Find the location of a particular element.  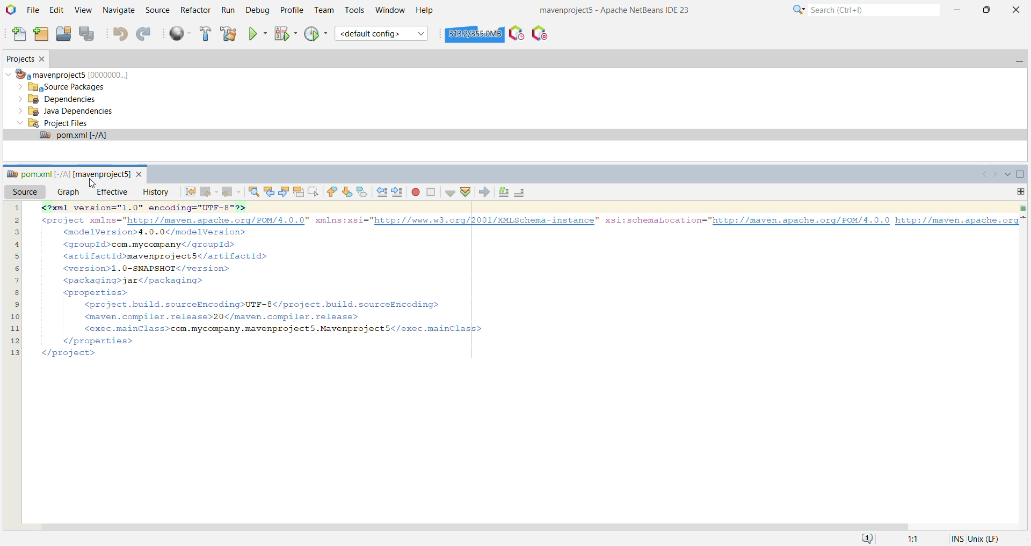

<groupld>com.mycompany</groupId> is located at coordinates (154, 245).